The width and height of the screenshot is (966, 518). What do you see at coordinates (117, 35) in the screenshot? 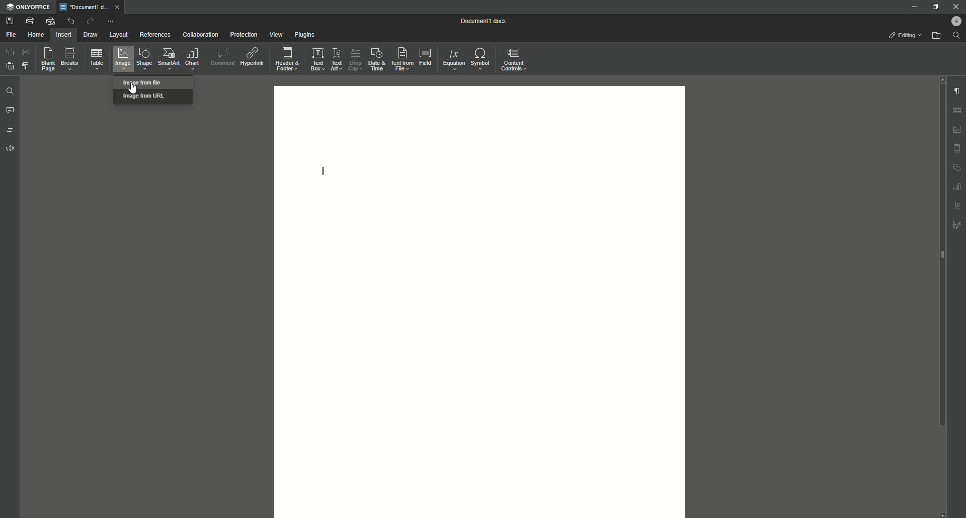
I see `Layout` at bounding box center [117, 35].